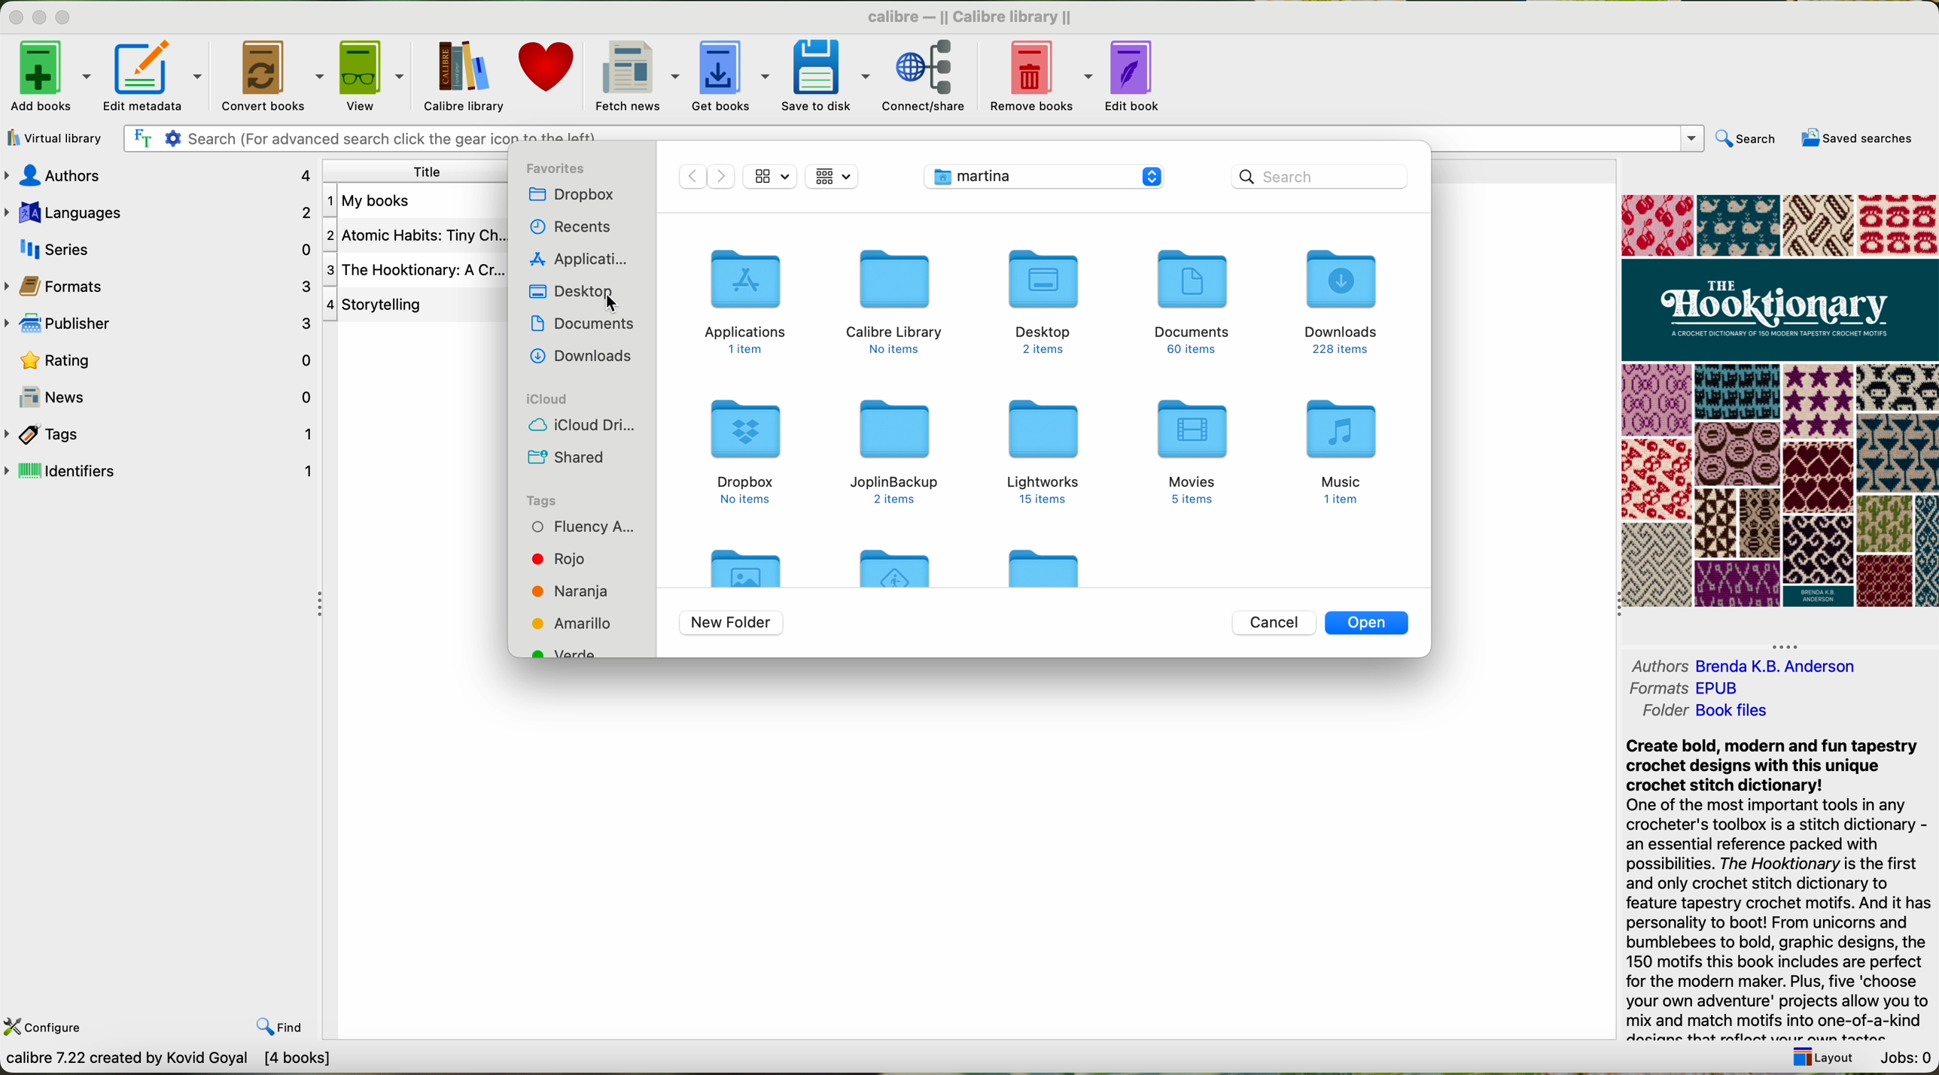  Describe the element at coordinates (1740, 687) in the screenshot. I see `EPUB` at that location.